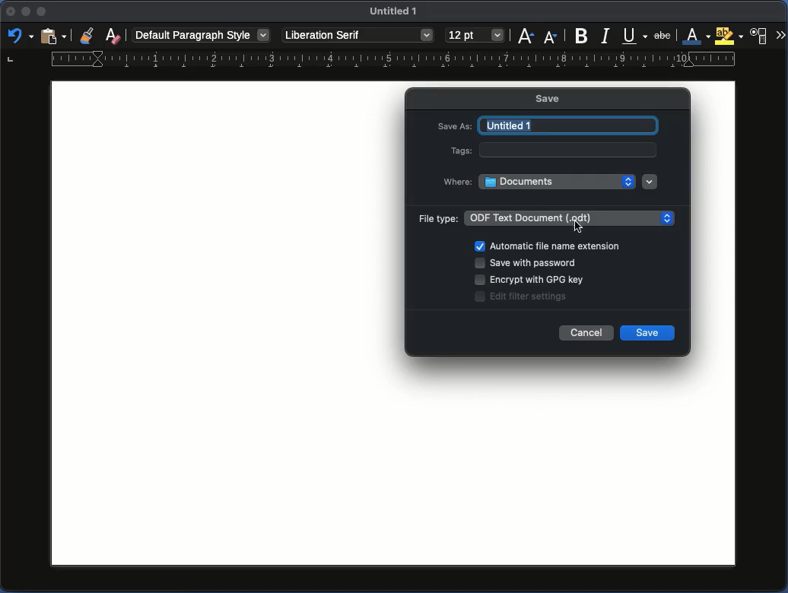  I want to click on Strikethrough, so click(664, 34).